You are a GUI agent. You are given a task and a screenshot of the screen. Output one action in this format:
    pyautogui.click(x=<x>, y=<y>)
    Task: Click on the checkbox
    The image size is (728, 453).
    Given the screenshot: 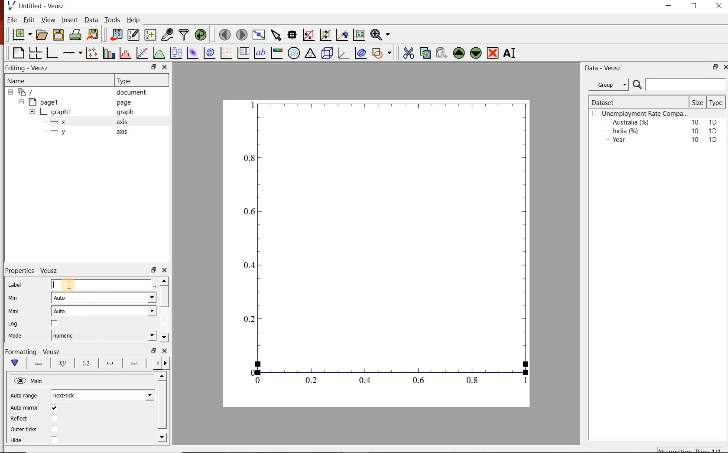 What is the action you would take?
    pyautogui.click(x=54, y=440)
    